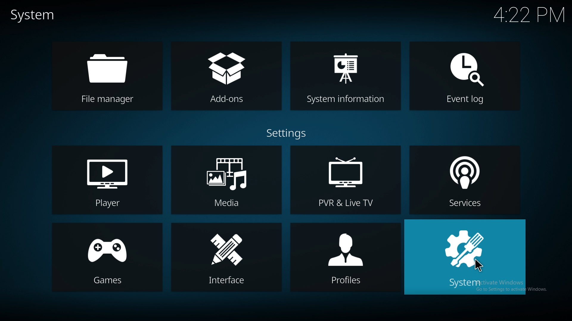  What do you see at coordinates (465, 180) in the screenshot?
I see `services` at bounding box center [465, 180].